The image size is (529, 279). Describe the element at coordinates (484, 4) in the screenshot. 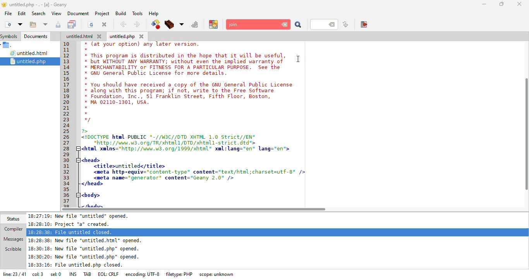

I see `minimize` at that location.